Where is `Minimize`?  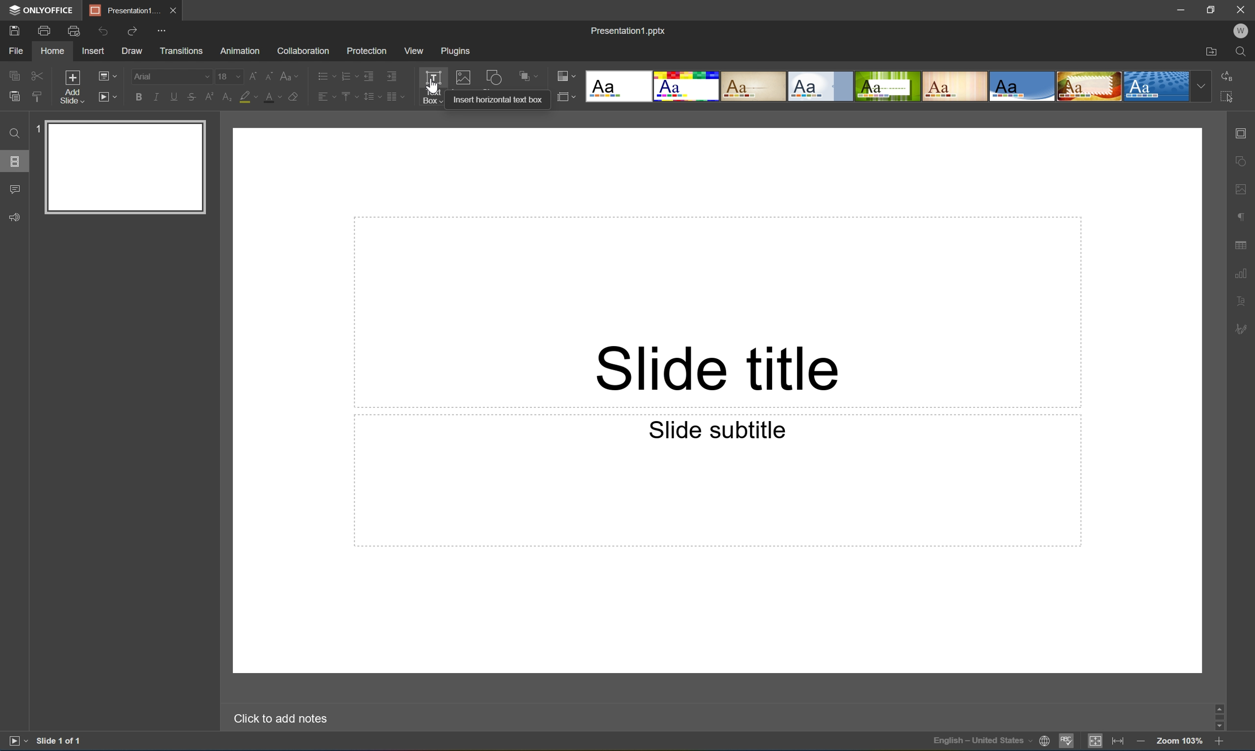
Minimize is located at coordinates (1185, 10).